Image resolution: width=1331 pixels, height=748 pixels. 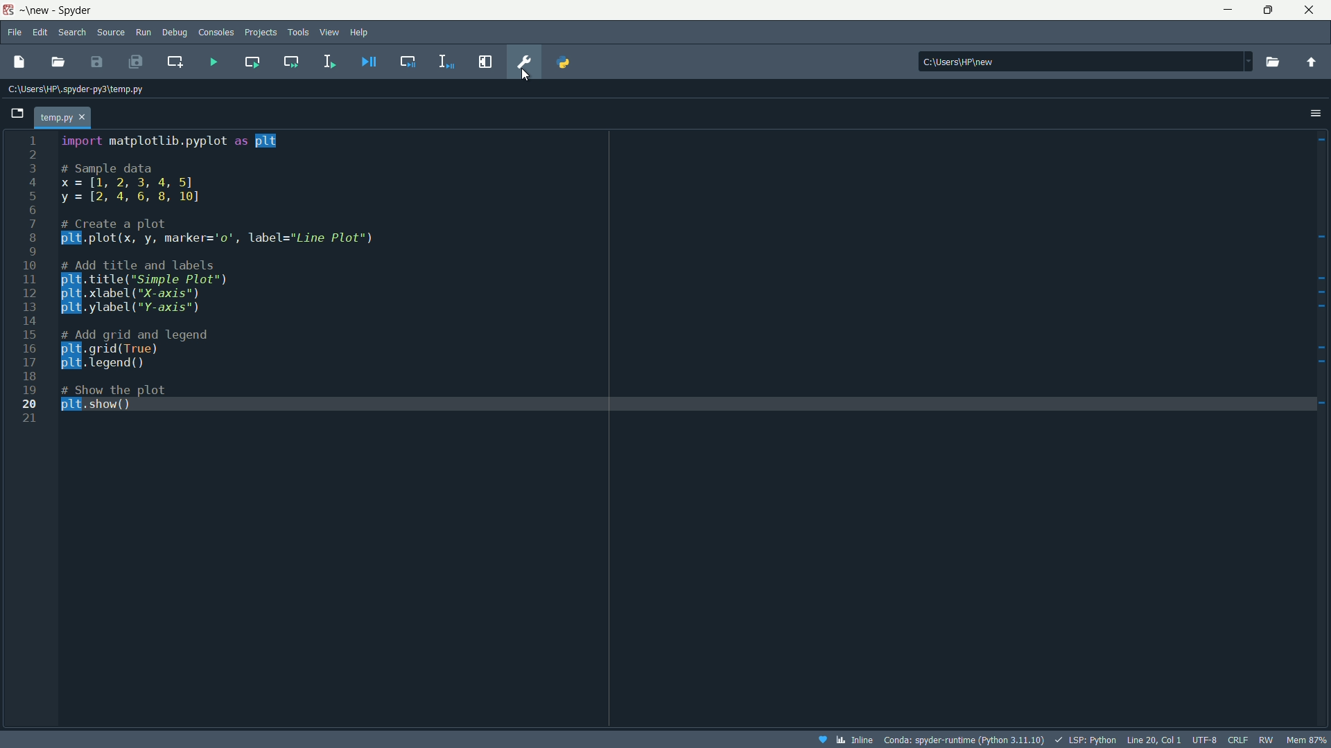 I want to click on maximize, so click(x=1268, y=10).